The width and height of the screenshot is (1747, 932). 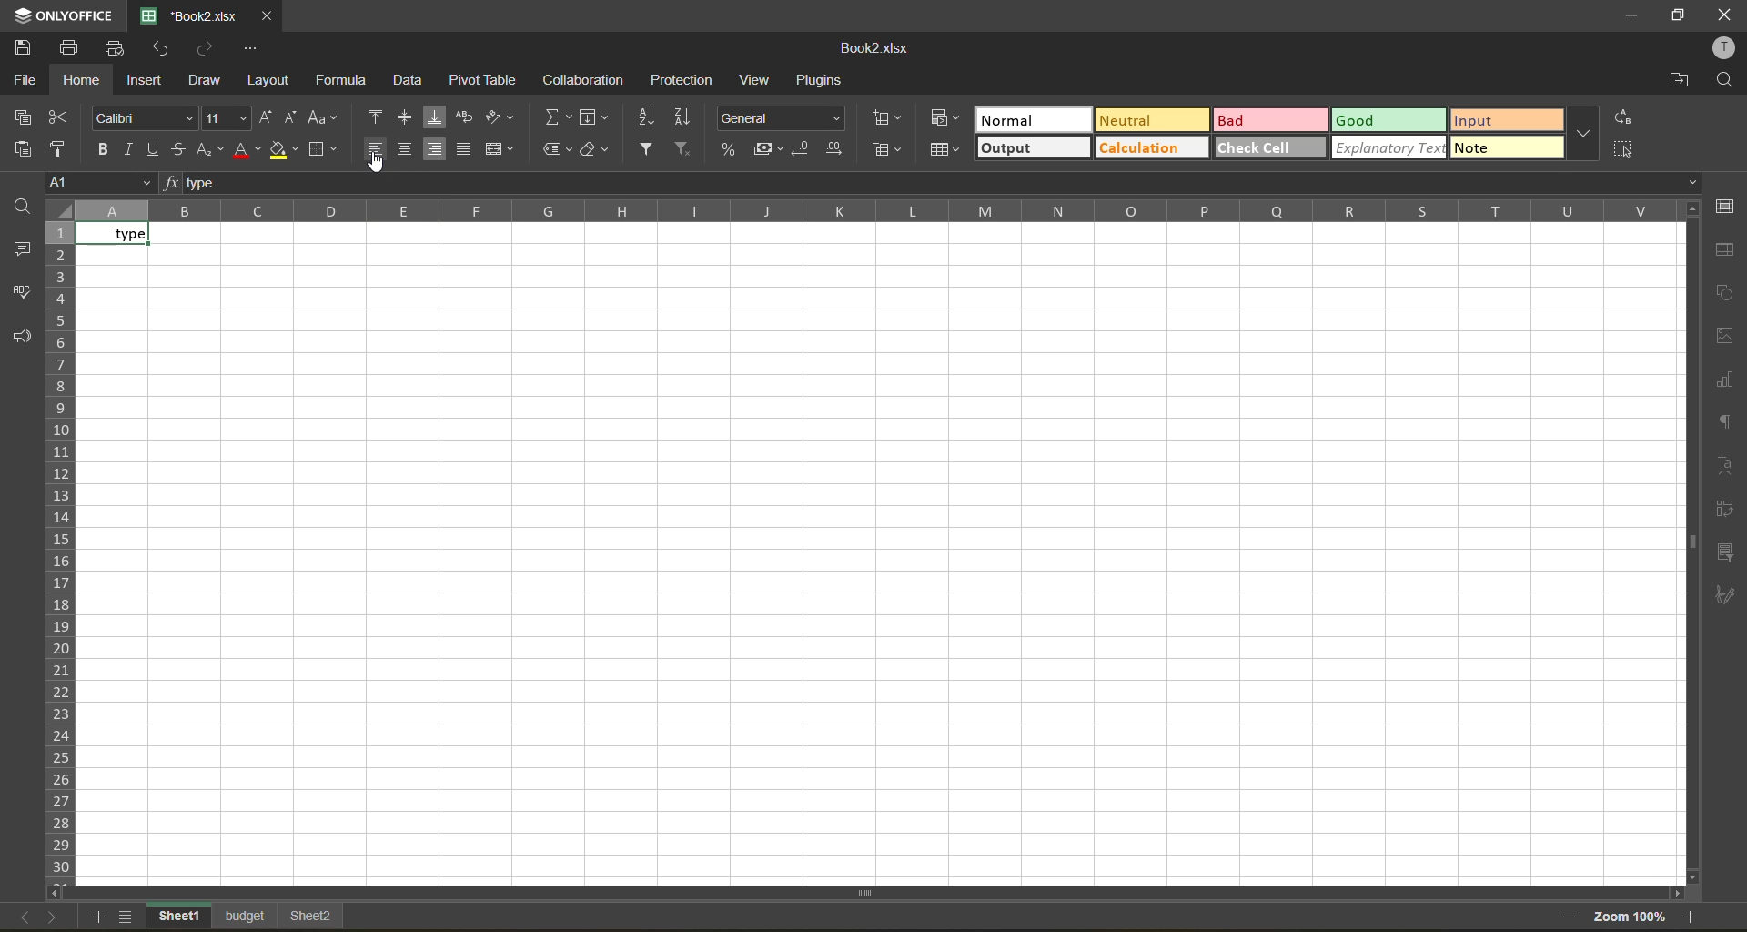 What do you see at coordinates (248, 152) in the screenshot?
I see `font color` at bounding box center [248, 152].